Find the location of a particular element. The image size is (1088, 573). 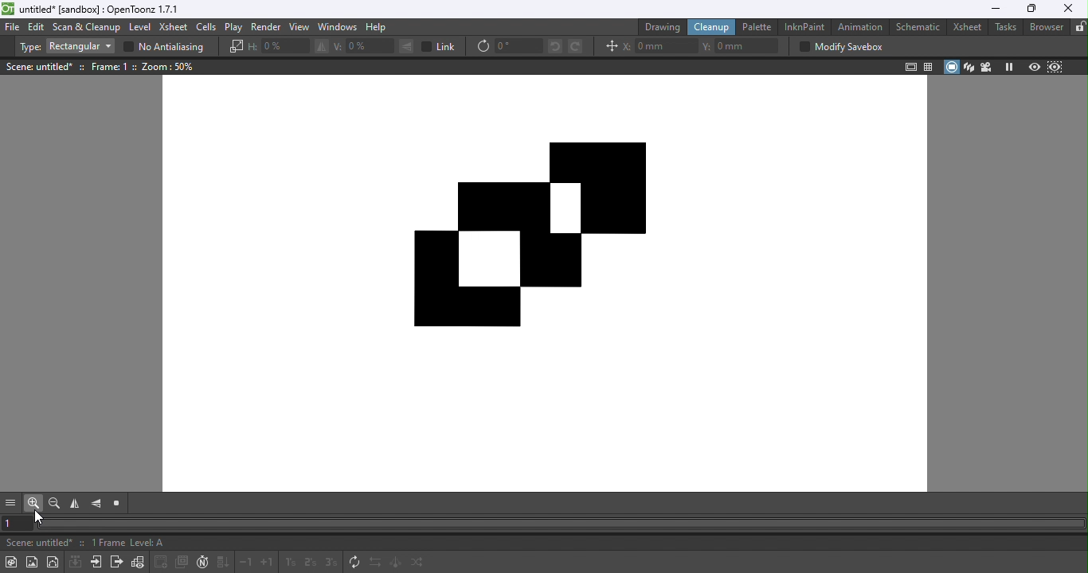

Flip selection horizontally is located at coordinates (288, 47).